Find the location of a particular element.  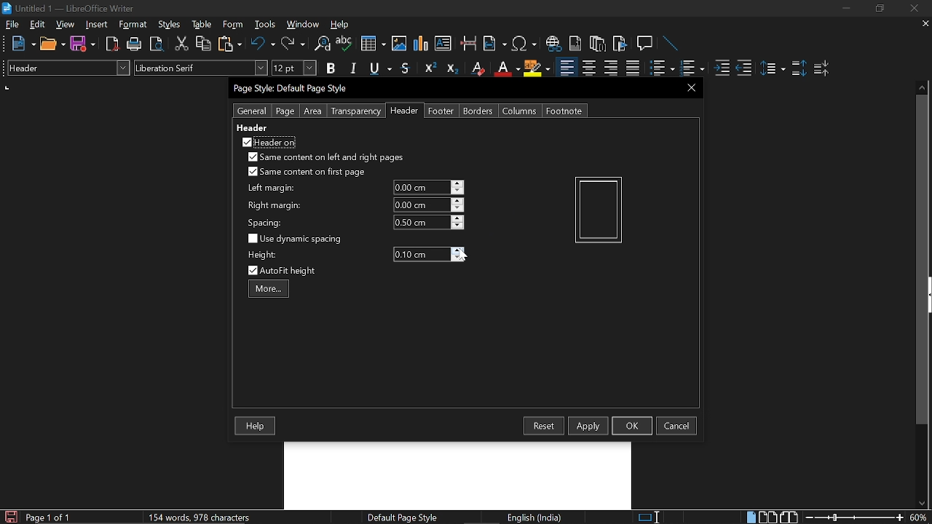

Find and replace is located at coordinates (321, 44).